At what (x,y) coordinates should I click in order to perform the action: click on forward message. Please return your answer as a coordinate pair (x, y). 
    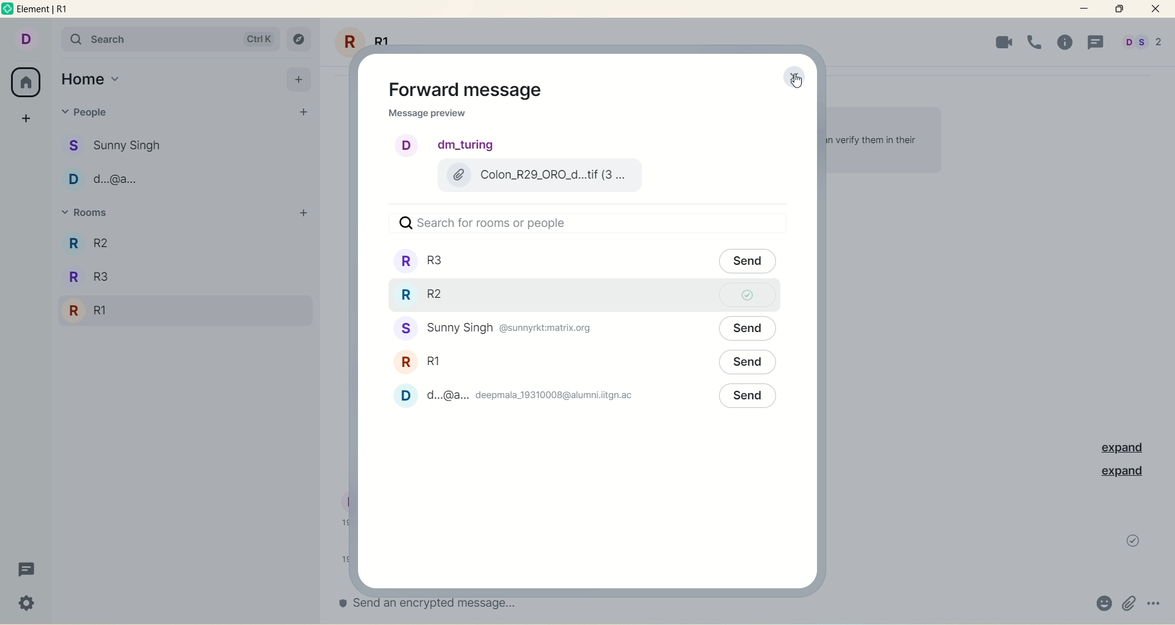
    Looking at the image, I should click on (473, 90).